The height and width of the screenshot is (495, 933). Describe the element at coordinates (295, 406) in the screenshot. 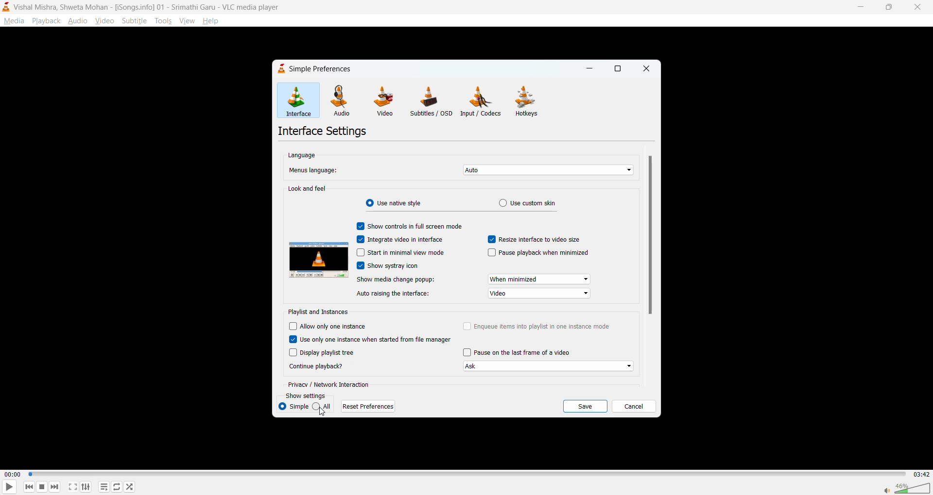

I see `simple` at that location.